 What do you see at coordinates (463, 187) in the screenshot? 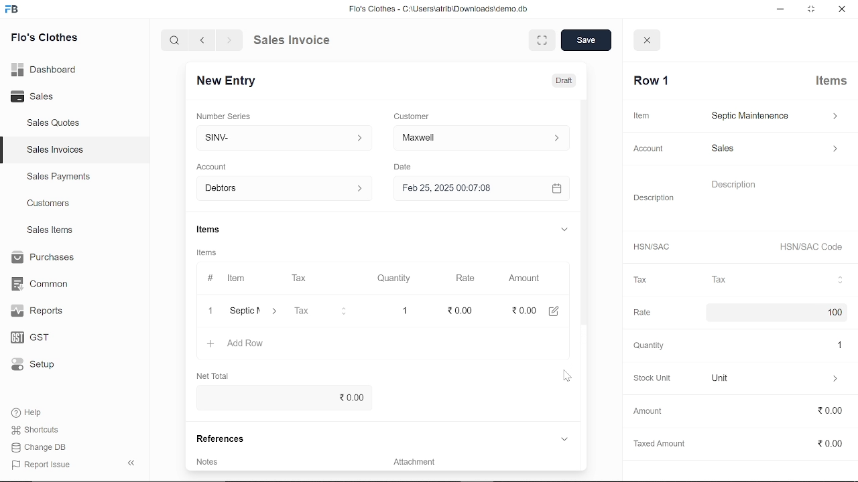
I see `H Feb 25, 2025 00:07:08 ` at bounding box center [463, 187].